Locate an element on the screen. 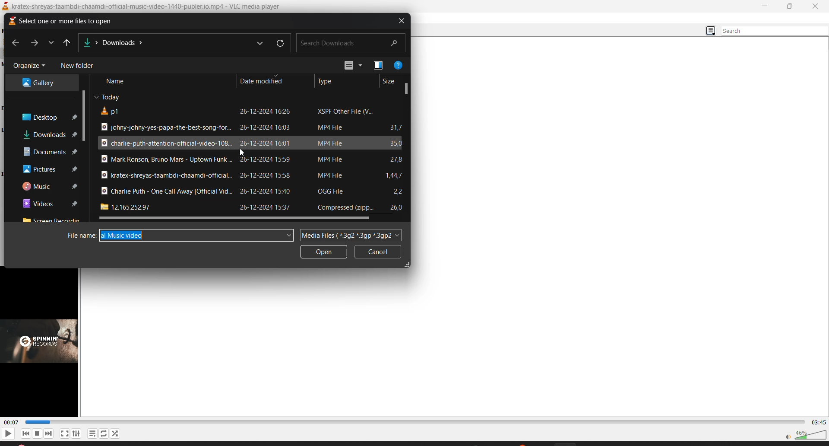 The image size is (829, 446). file type is located at coordinates (342, 207).